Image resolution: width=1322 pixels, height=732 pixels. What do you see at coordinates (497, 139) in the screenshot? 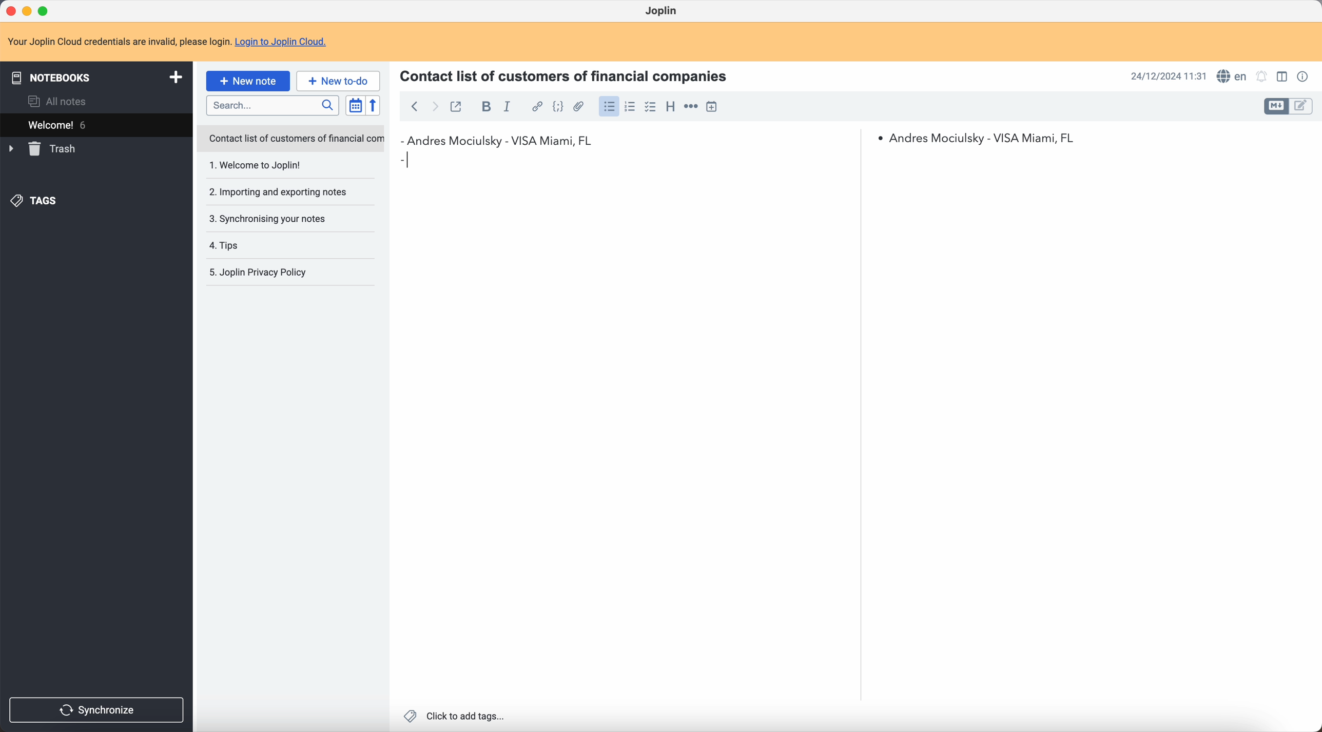
I see `first contact` at bounding box center [497, 139].